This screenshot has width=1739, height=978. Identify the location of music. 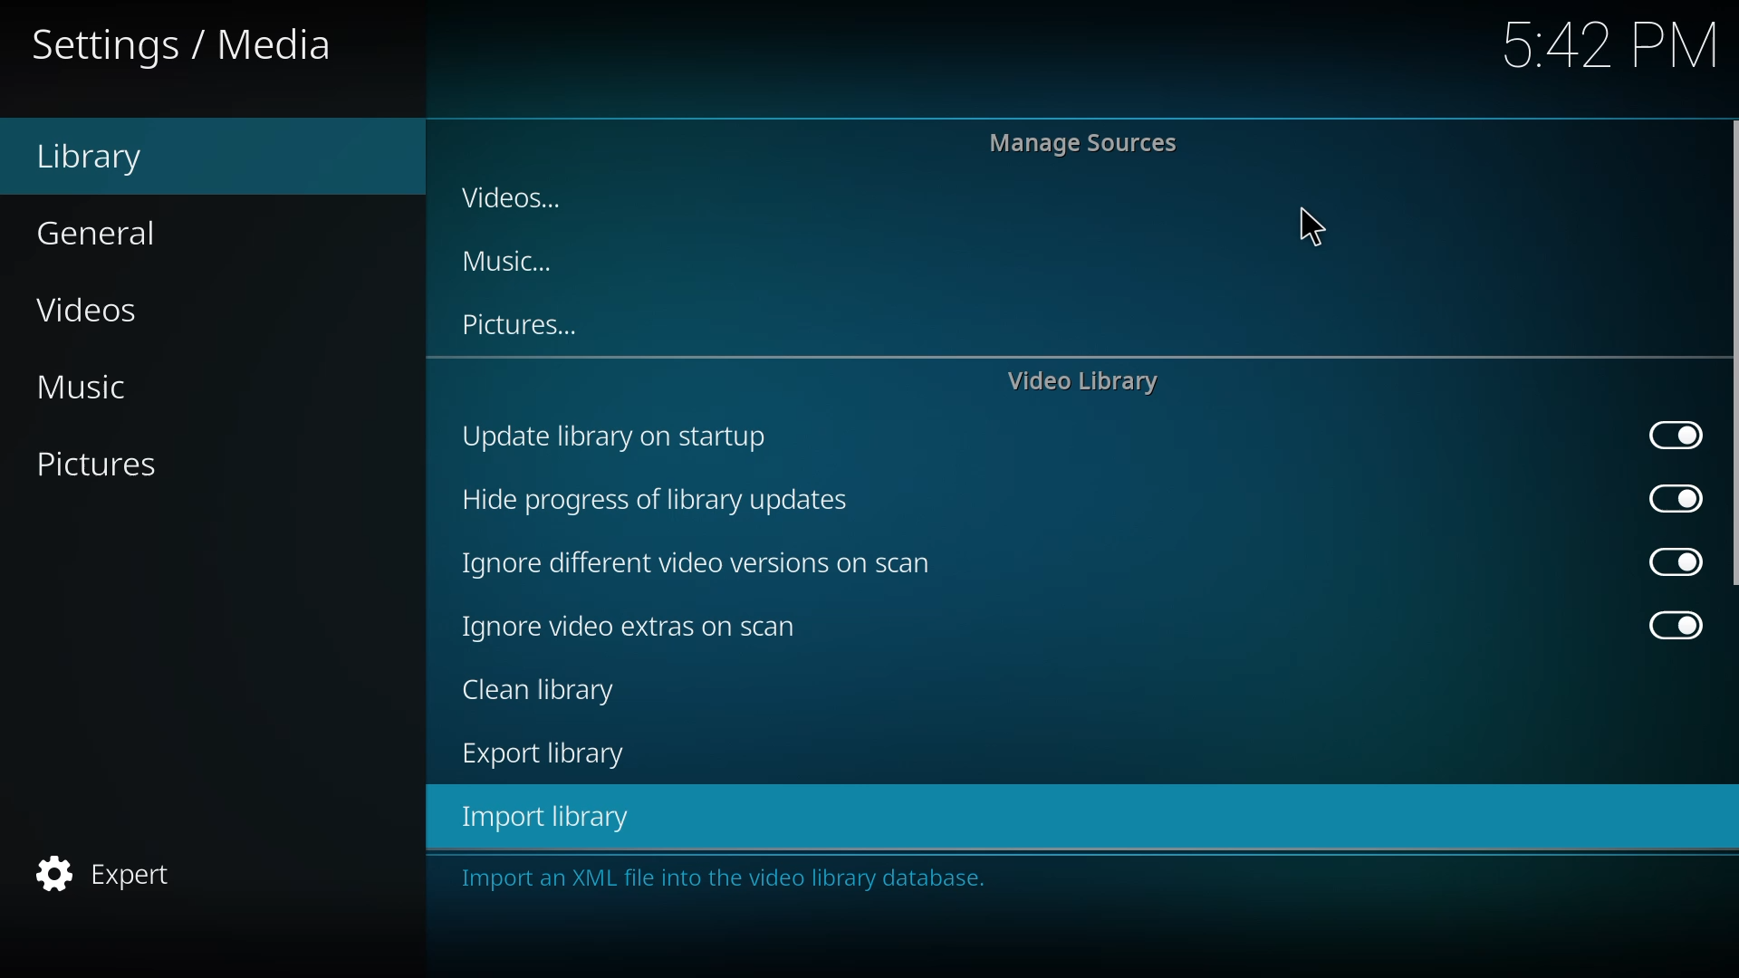
(106, 384).